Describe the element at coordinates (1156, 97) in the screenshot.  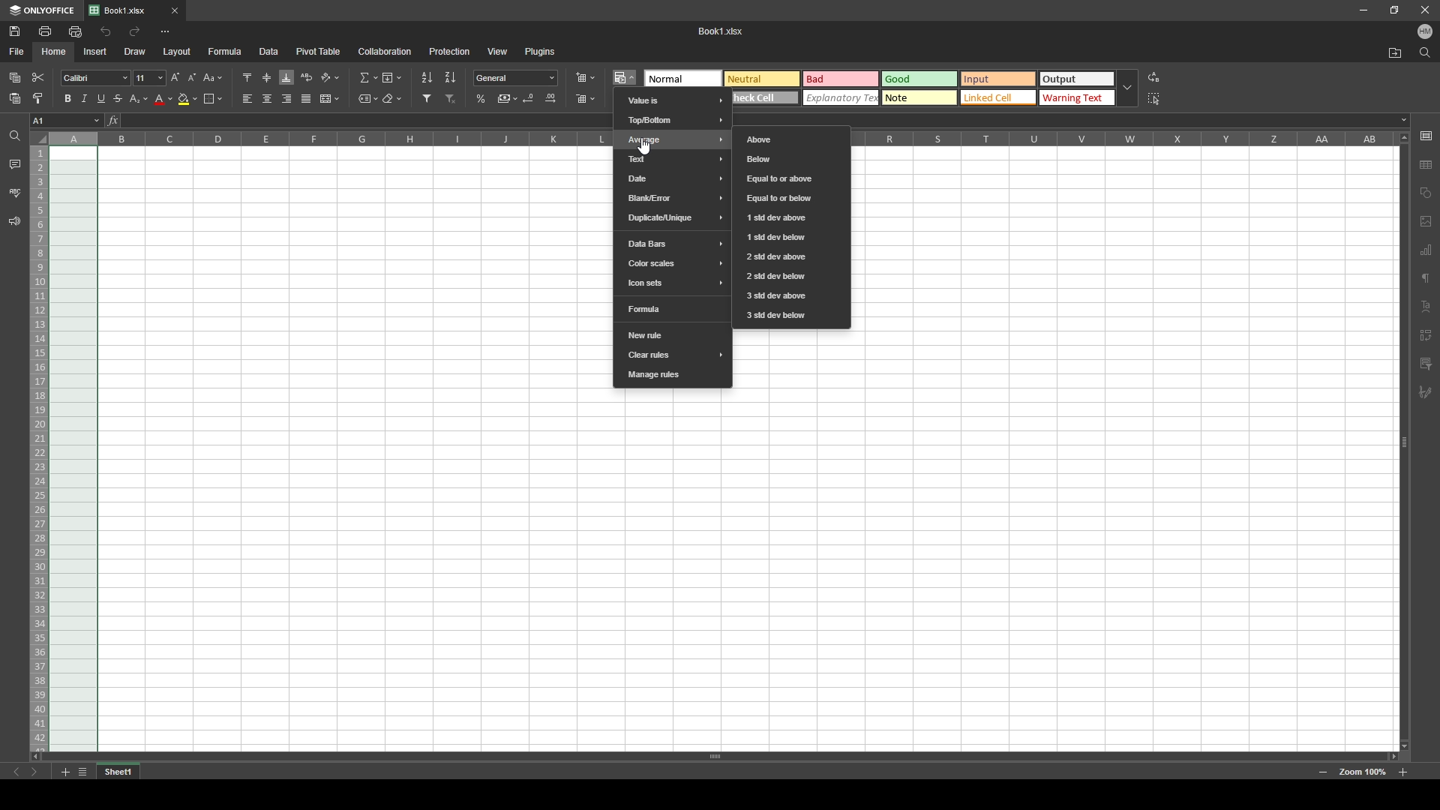
I see `select all` at that location.